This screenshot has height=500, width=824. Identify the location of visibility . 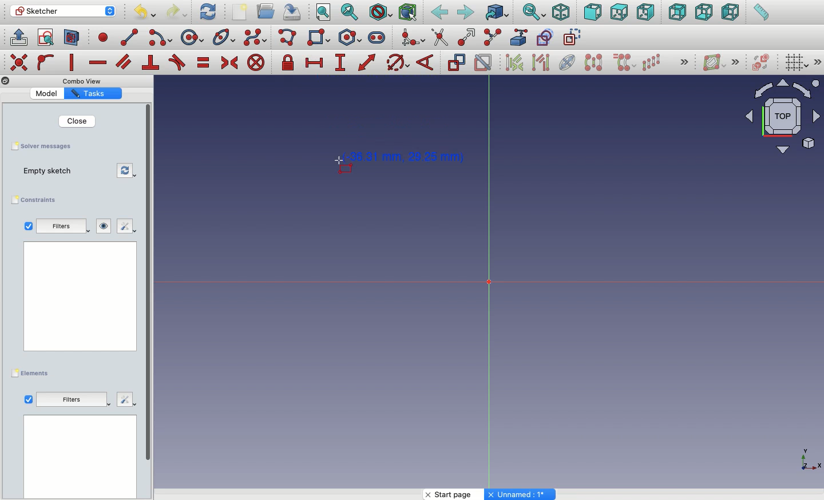
(104, 226).